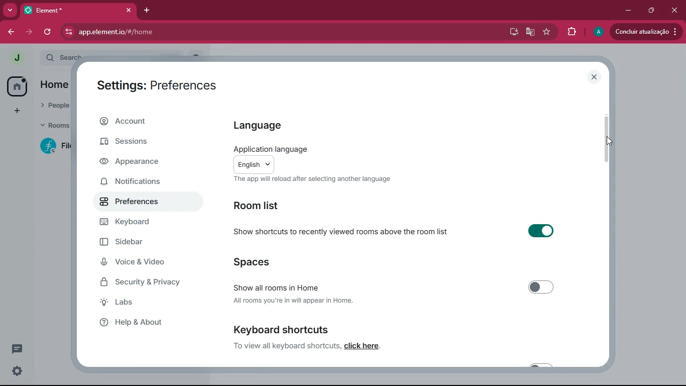 The height and width of the screenshot is (386, 686). Describe the element at coordinates (157, 84) in the screenshot. I see `settings: preferences` at that location.